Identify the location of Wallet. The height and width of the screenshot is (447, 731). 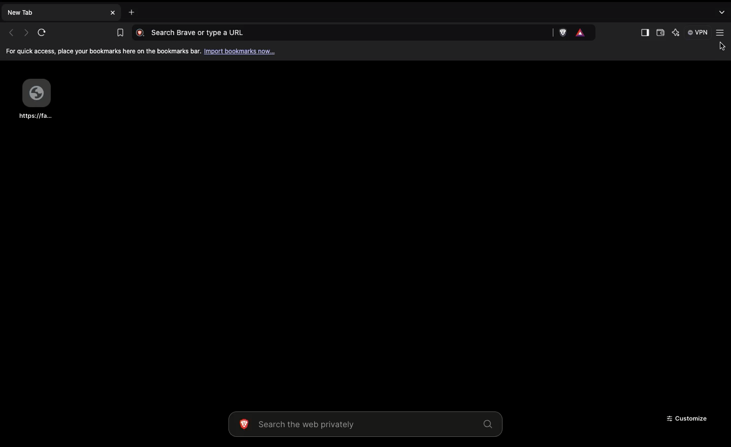
(659, 34).